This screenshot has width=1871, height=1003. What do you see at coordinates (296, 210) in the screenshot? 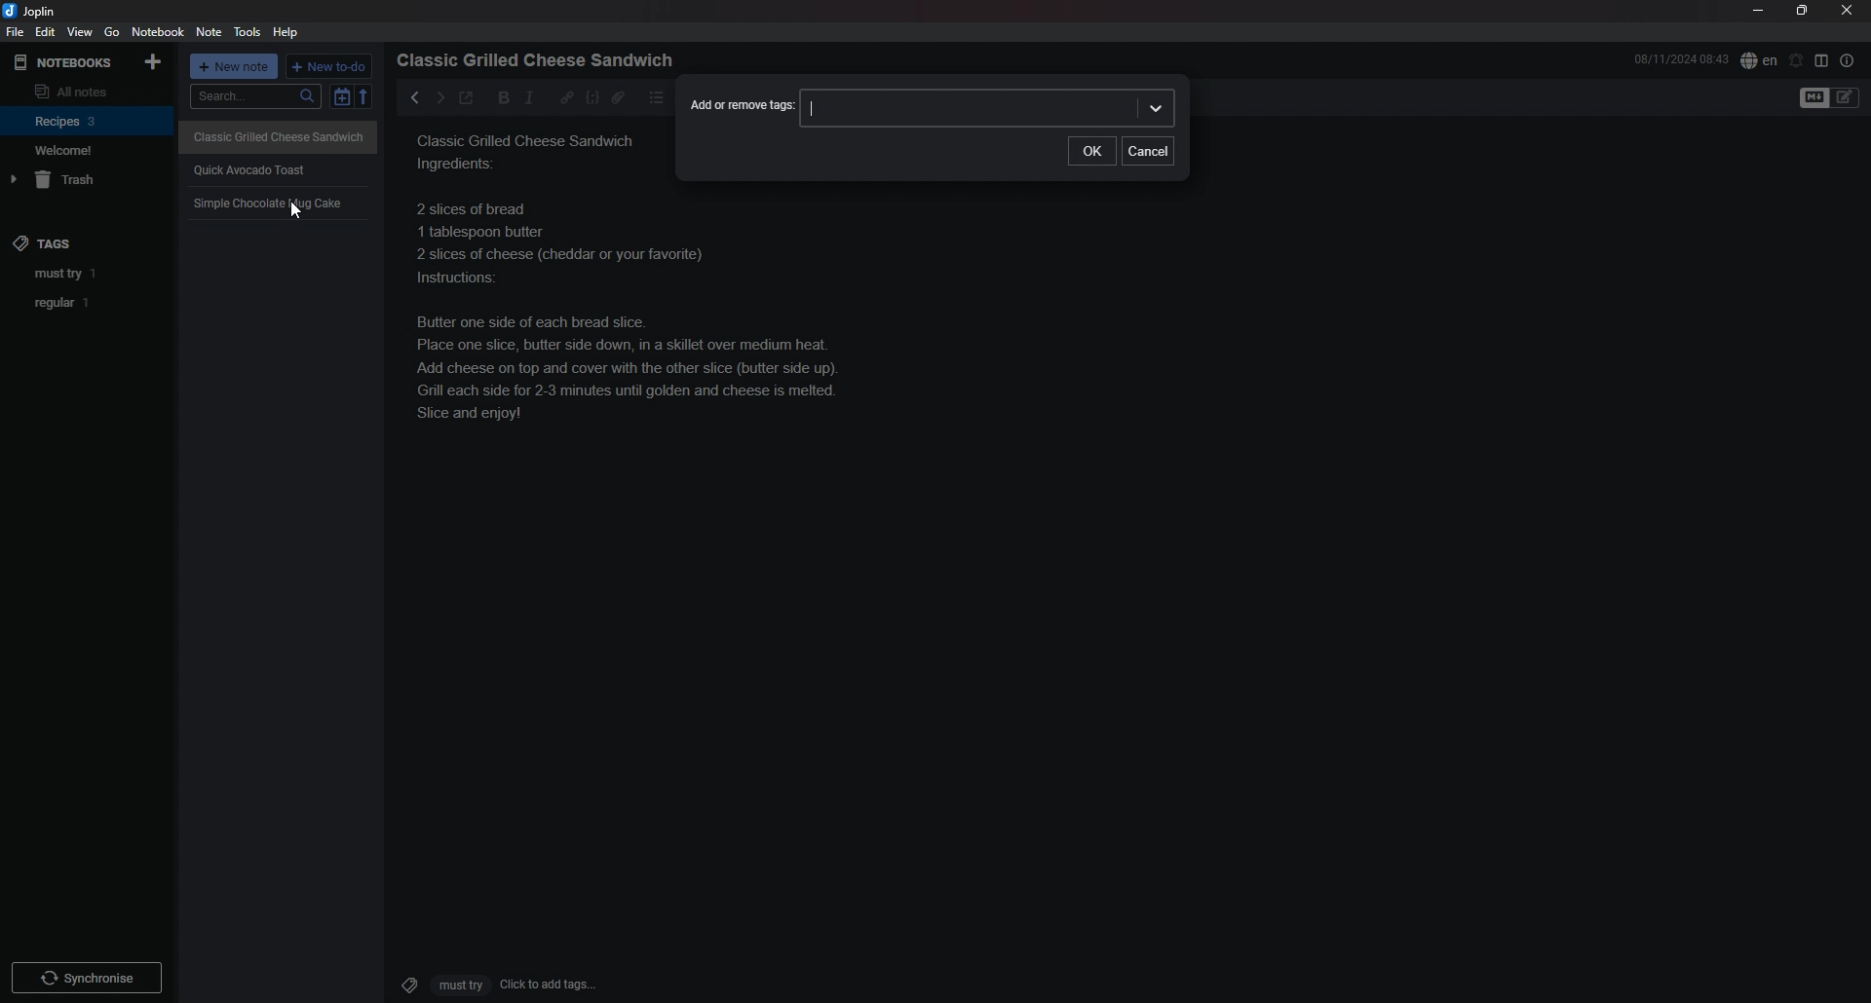
I see `cursor` at bounding box center [296, 210].